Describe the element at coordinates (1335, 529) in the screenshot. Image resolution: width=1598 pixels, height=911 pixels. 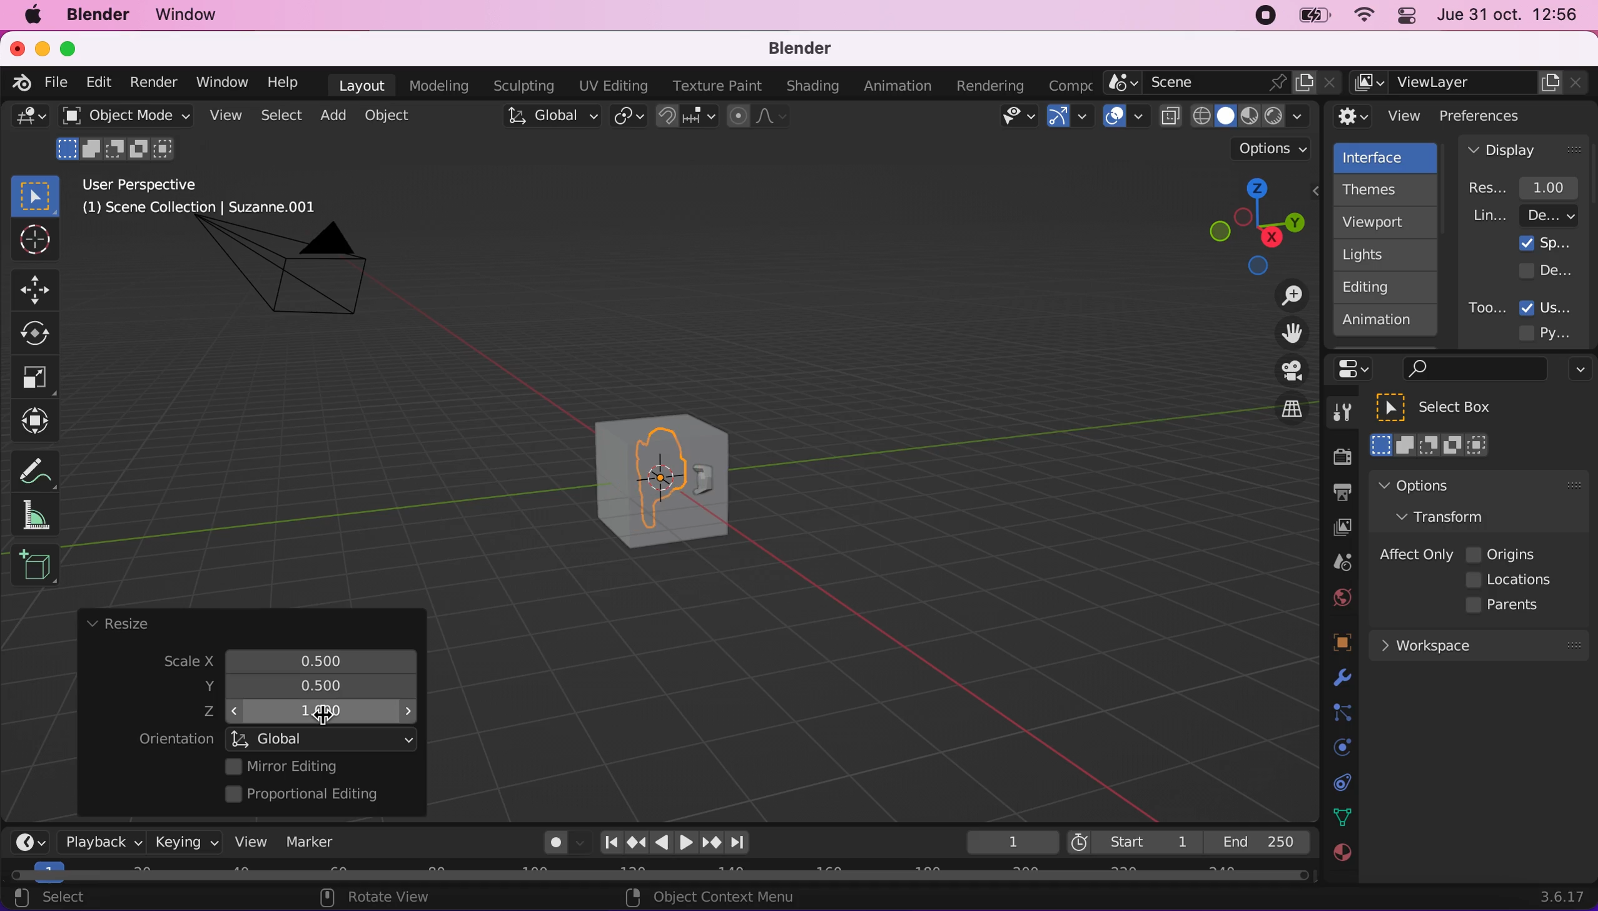
I see `view layer` at that location.